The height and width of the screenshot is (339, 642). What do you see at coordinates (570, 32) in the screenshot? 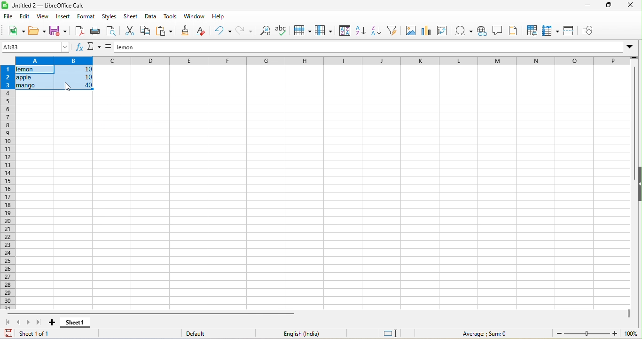
I see `split window` at bounding box center [570, 32].